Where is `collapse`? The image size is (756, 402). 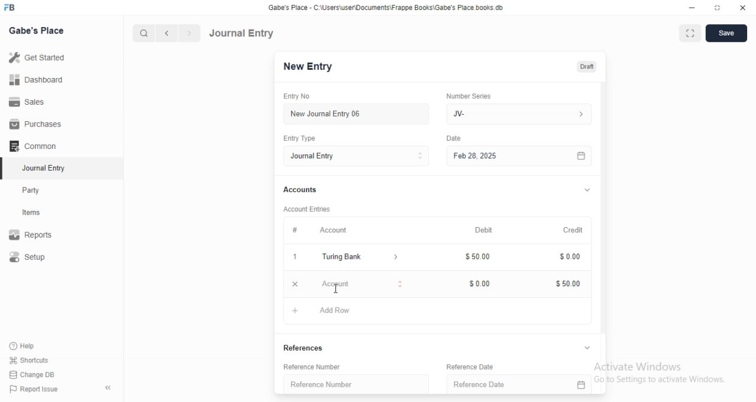
collapse is located at coordinates (588, 348).